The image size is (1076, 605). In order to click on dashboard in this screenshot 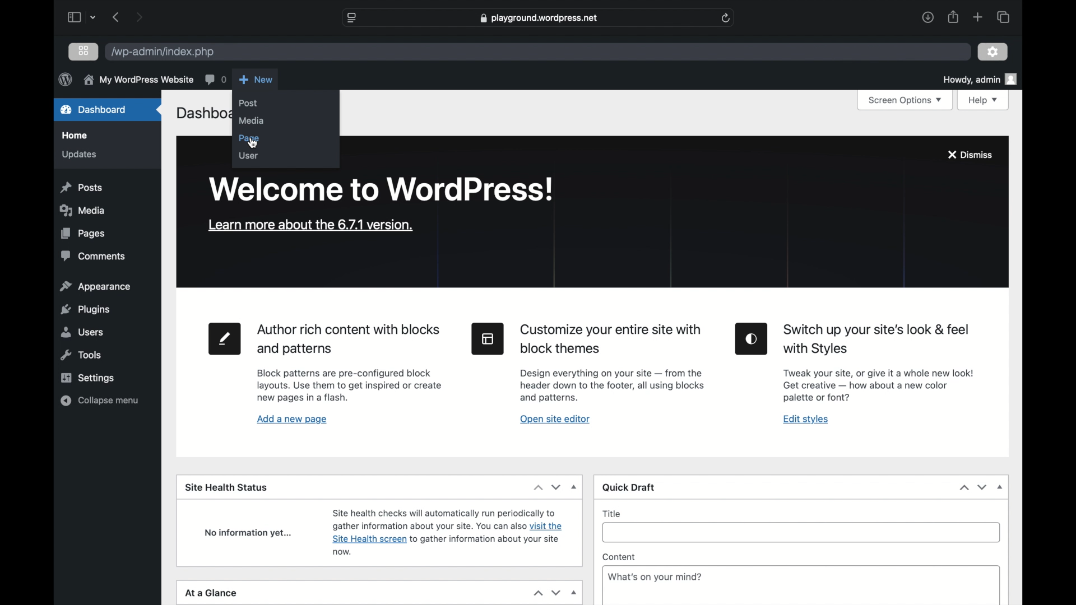, I will do `click(94, 110)`.